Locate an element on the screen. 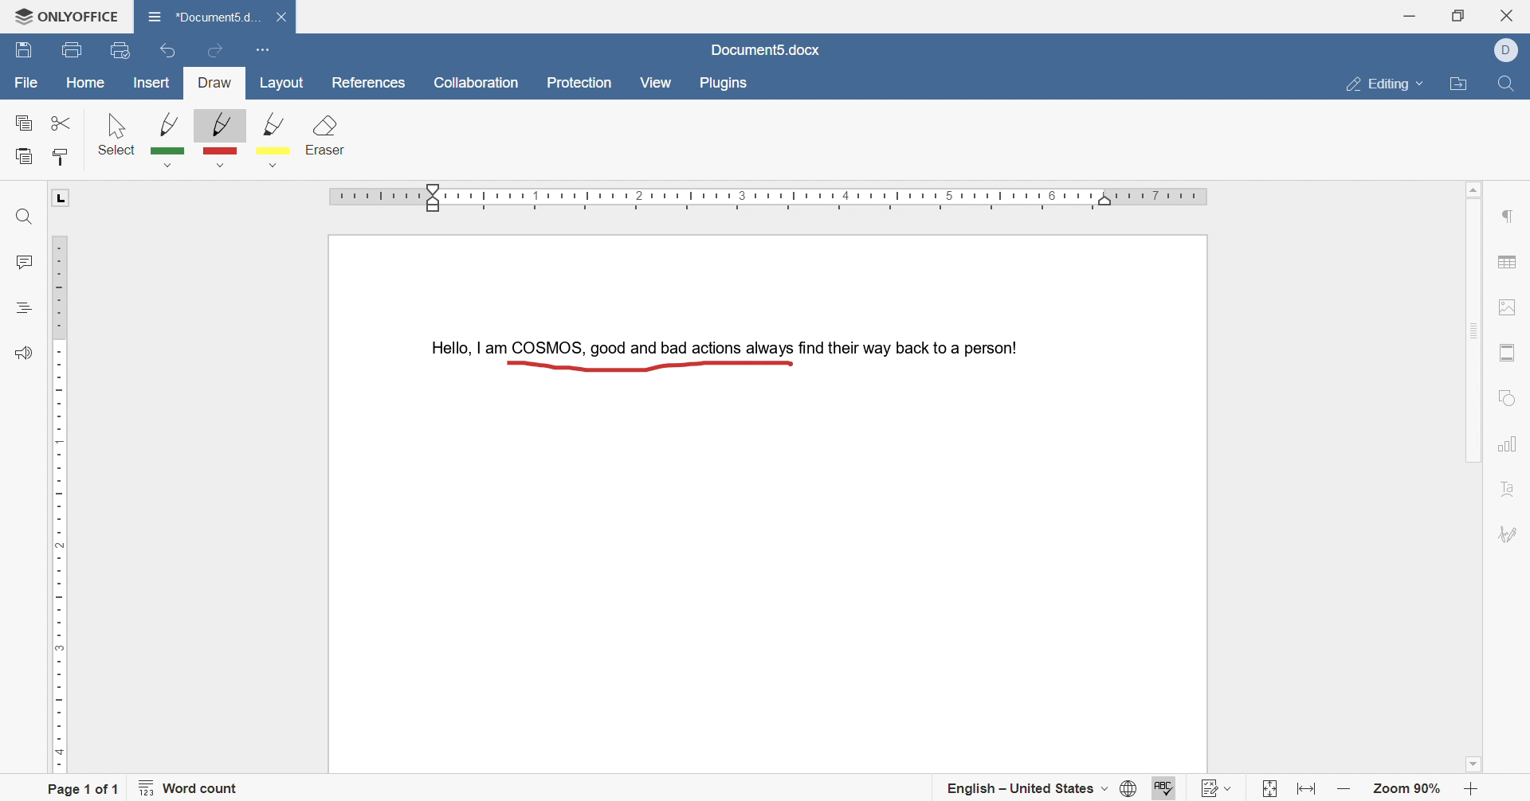 The width and height of the screenshot is (1530, 801). ruler is located at coordinates (57, 501).